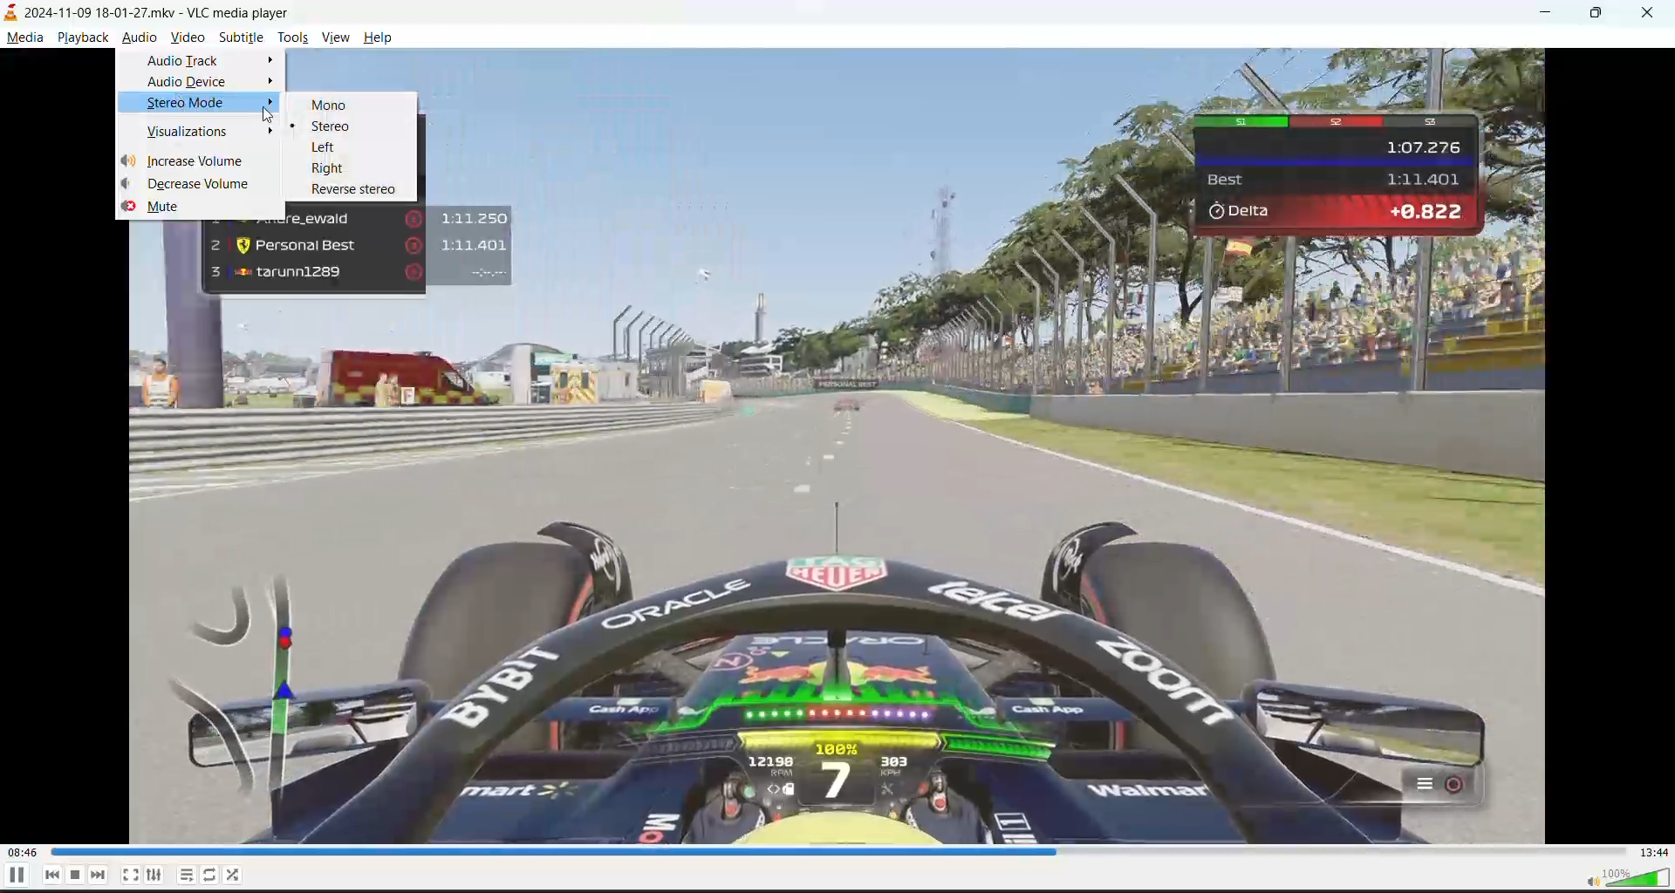  Describe the element at coordinates (1620, 876) in the screenshot. I see `volume` at that location.